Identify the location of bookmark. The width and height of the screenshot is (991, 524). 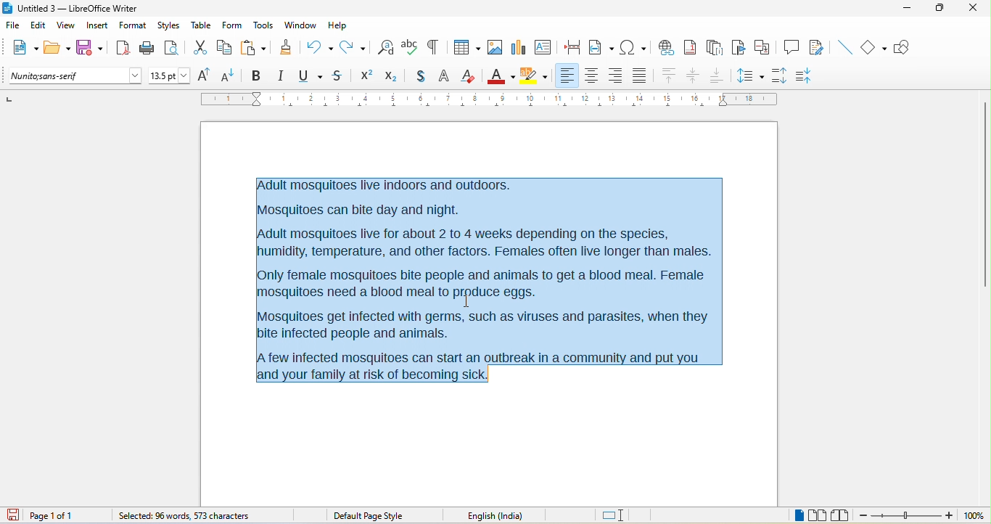
(739, 48).